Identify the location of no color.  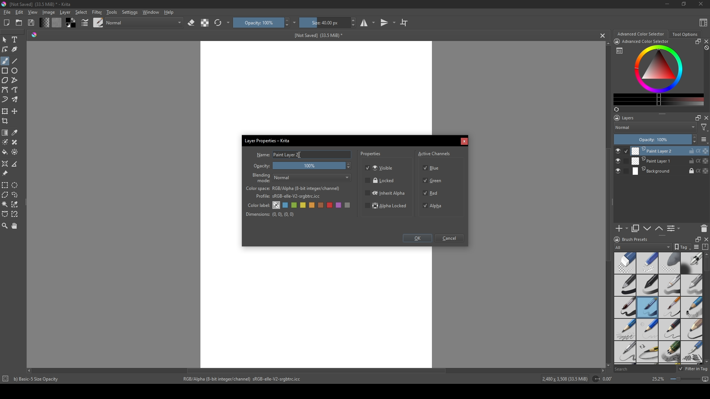
(277, 205).